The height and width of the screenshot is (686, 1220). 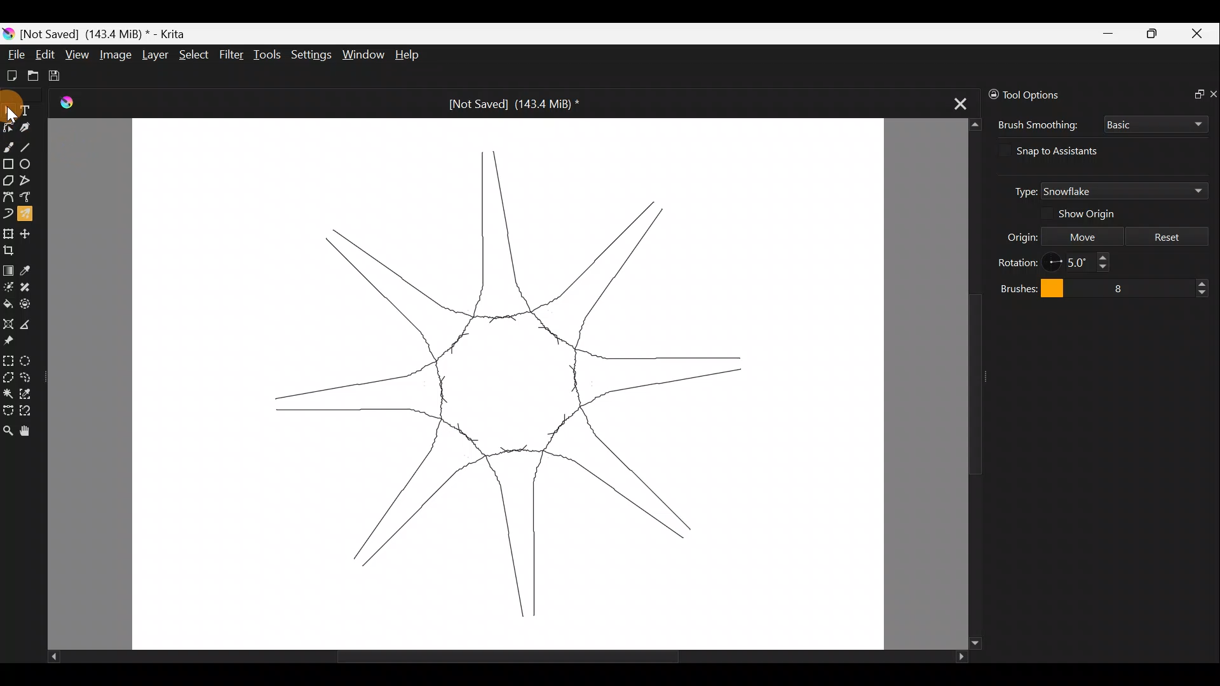 I want to click on Sample a colour from image/current layer, so click(x=30, y=269).